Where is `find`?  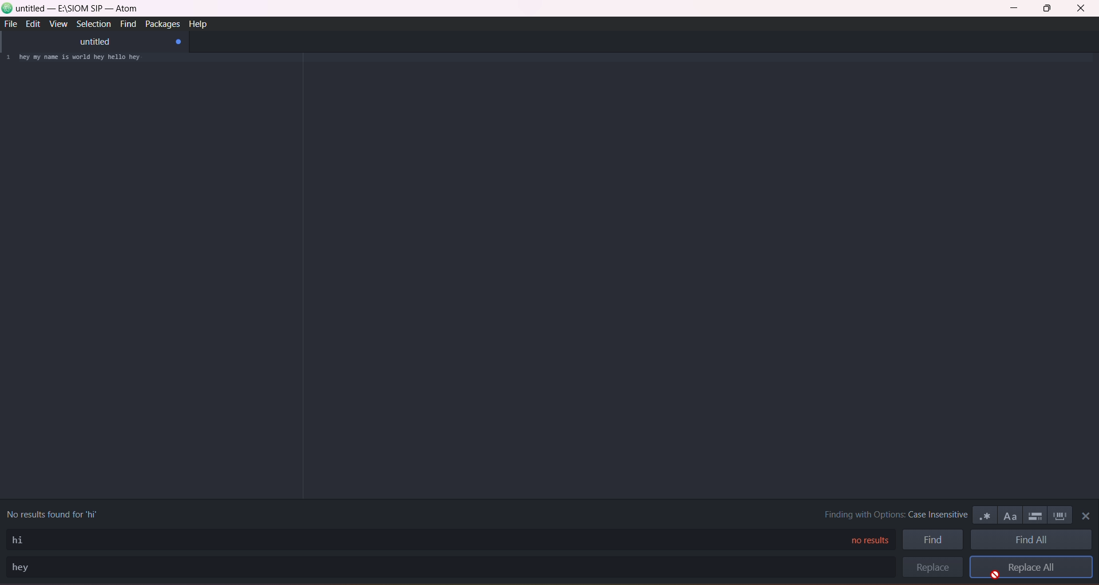
find is located at coordinates (934, 539).